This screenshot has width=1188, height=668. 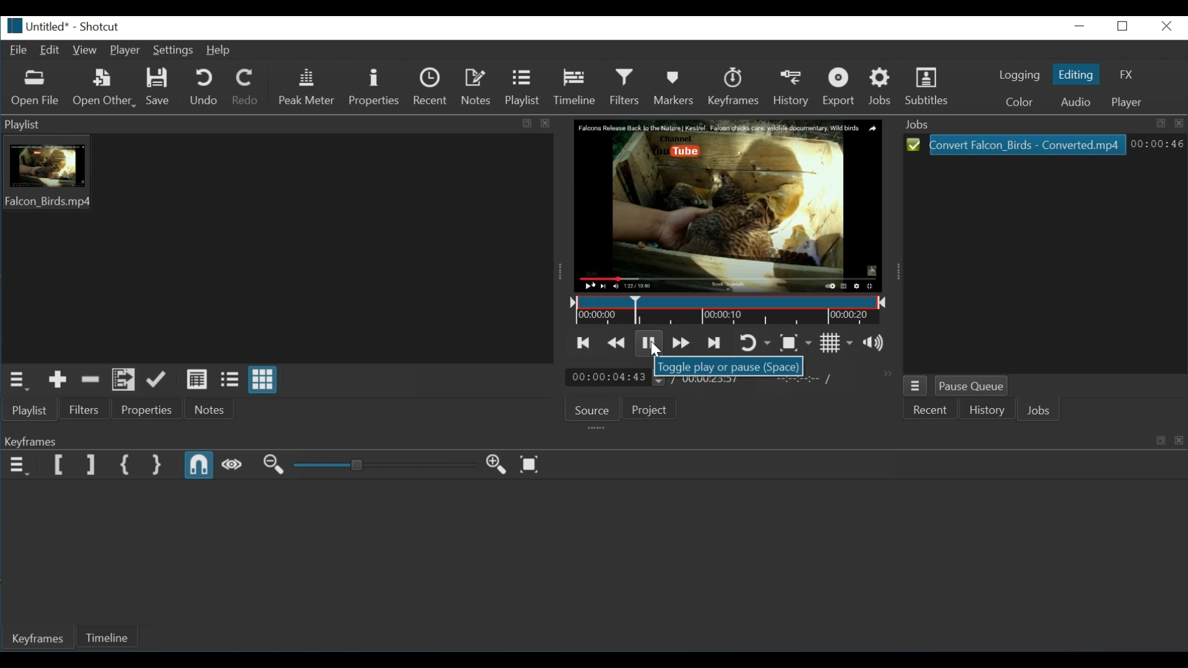 I want to click on Set Keyframe End, so click(x=91, y=465).